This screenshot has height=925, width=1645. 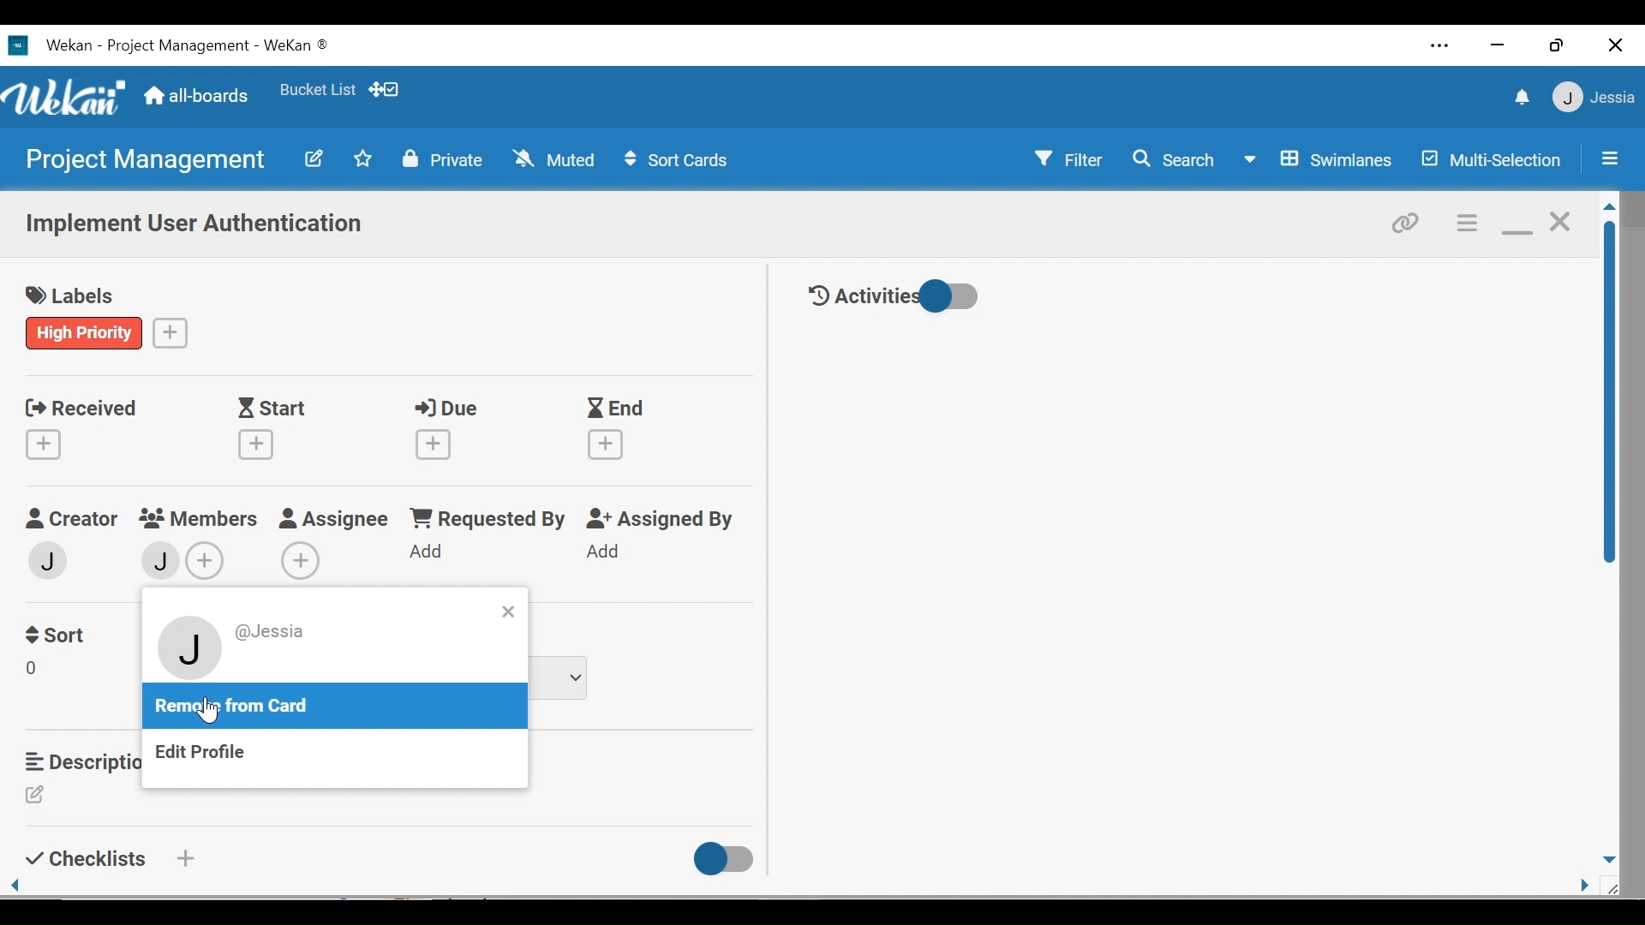 I want to click on add, so click(x=171, y=331).